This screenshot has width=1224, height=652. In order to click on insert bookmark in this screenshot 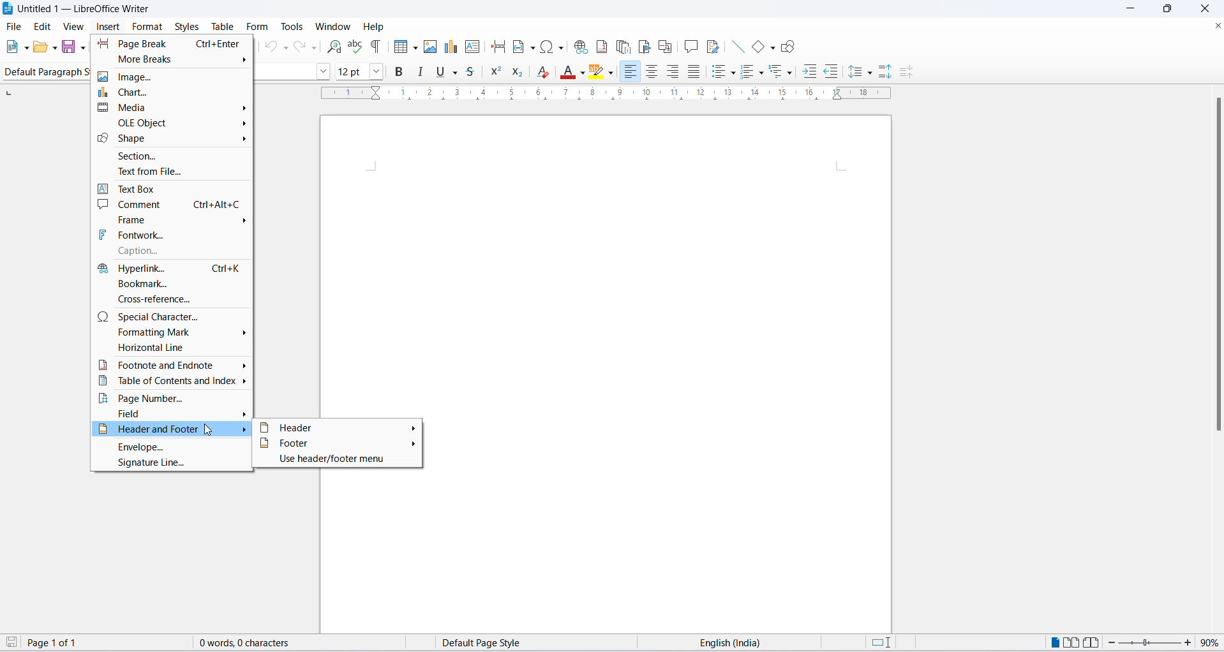, I will do `click(643, 45)`.